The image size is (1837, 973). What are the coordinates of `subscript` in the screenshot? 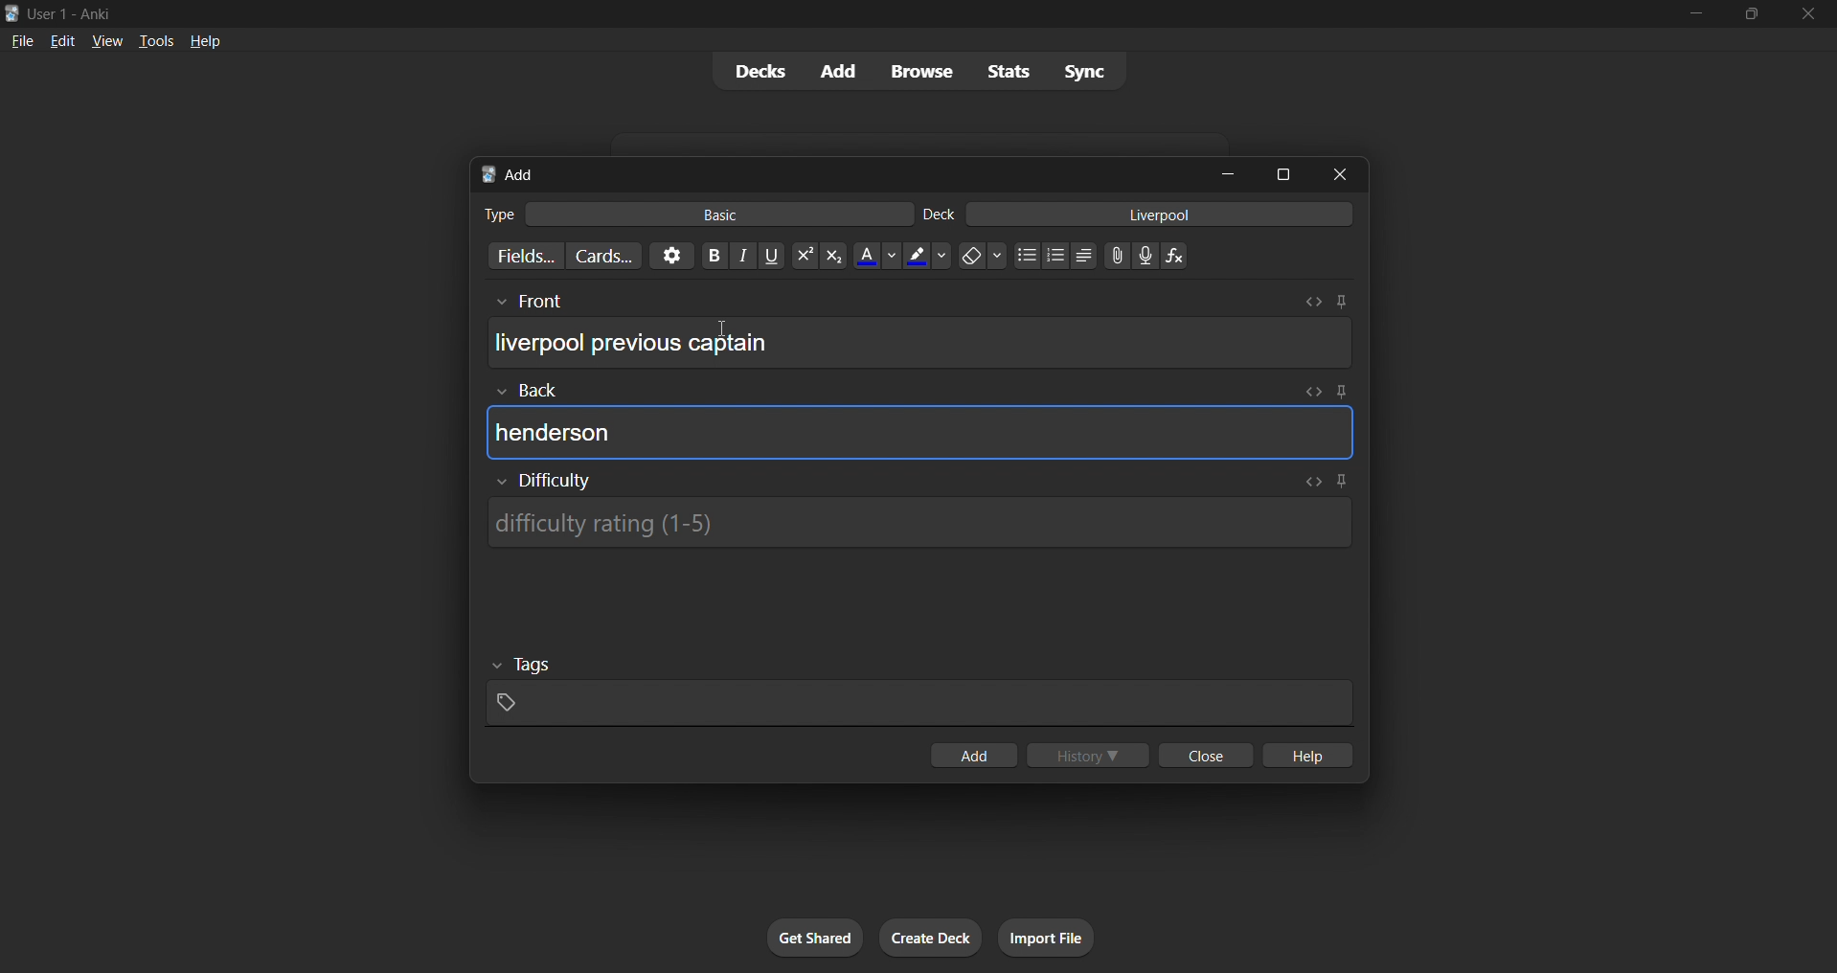 It's located at (831, 255).